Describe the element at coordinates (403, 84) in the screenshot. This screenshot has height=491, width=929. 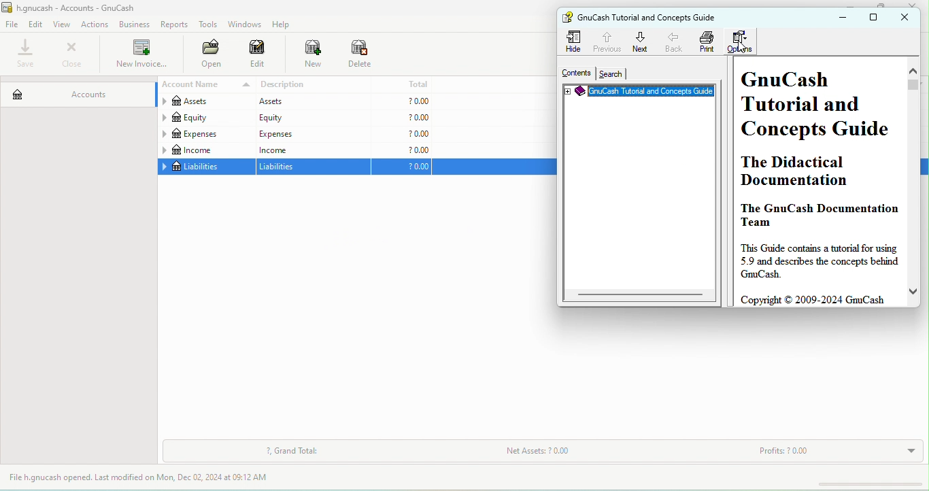
I see `total` at that location.